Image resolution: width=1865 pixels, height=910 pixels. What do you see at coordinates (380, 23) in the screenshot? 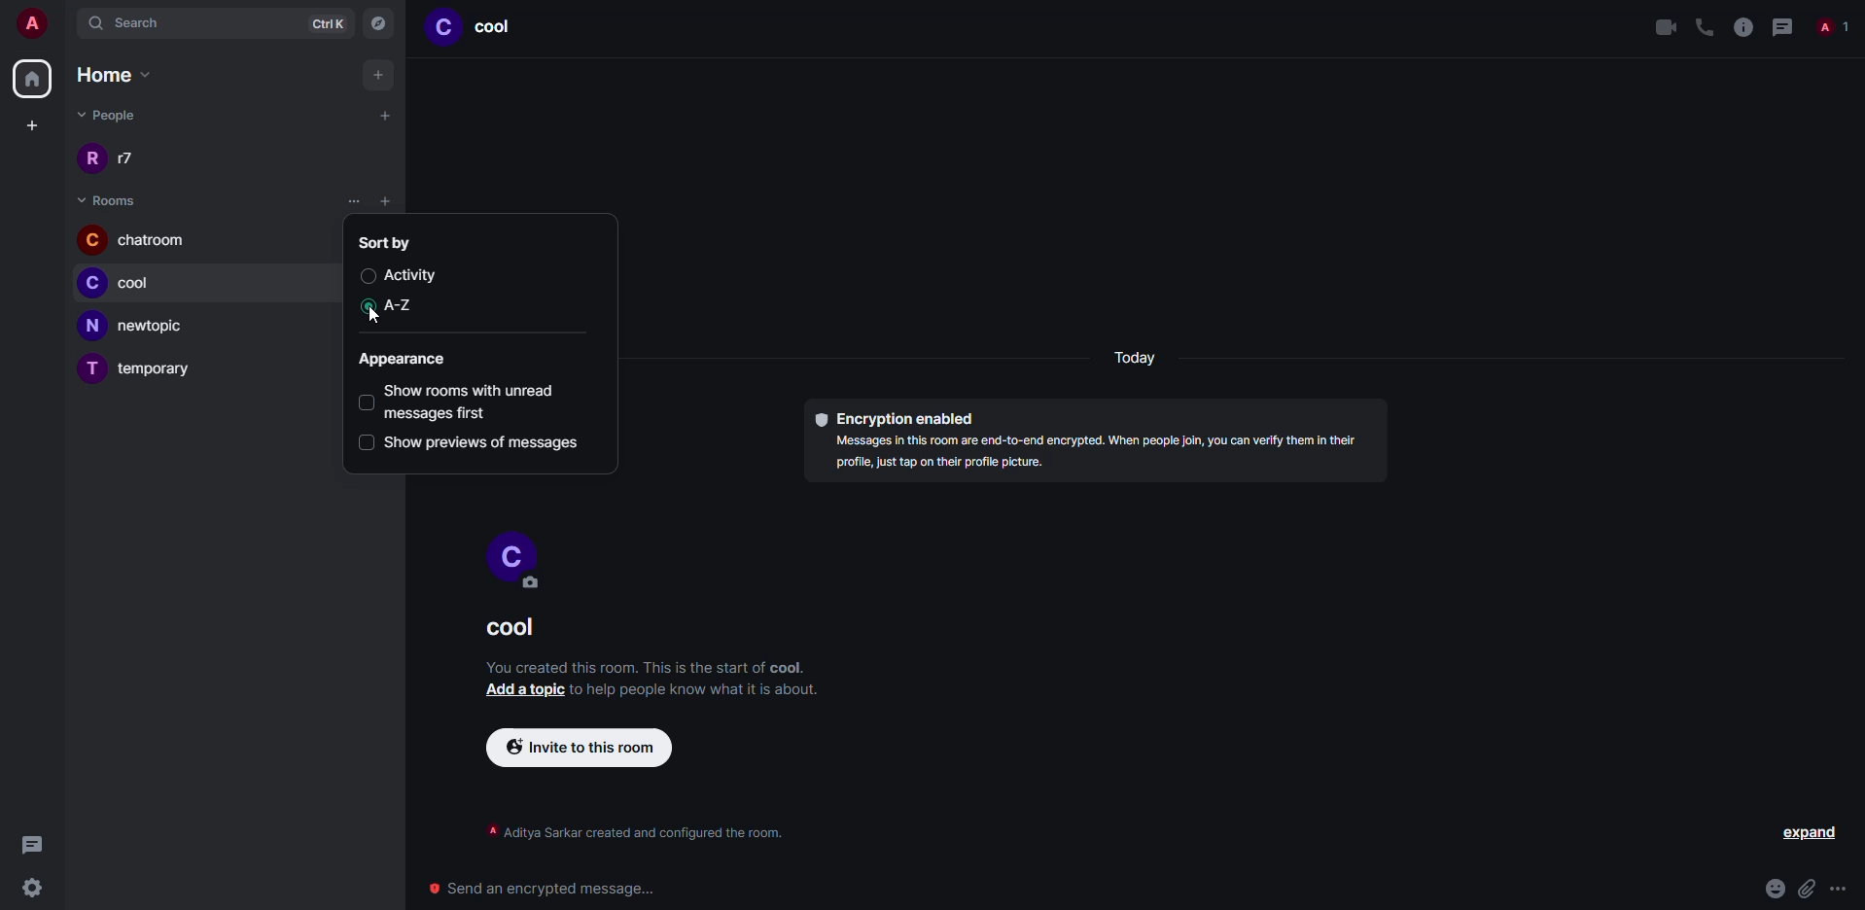
I see `navigator` at bounding box center [380, 23].